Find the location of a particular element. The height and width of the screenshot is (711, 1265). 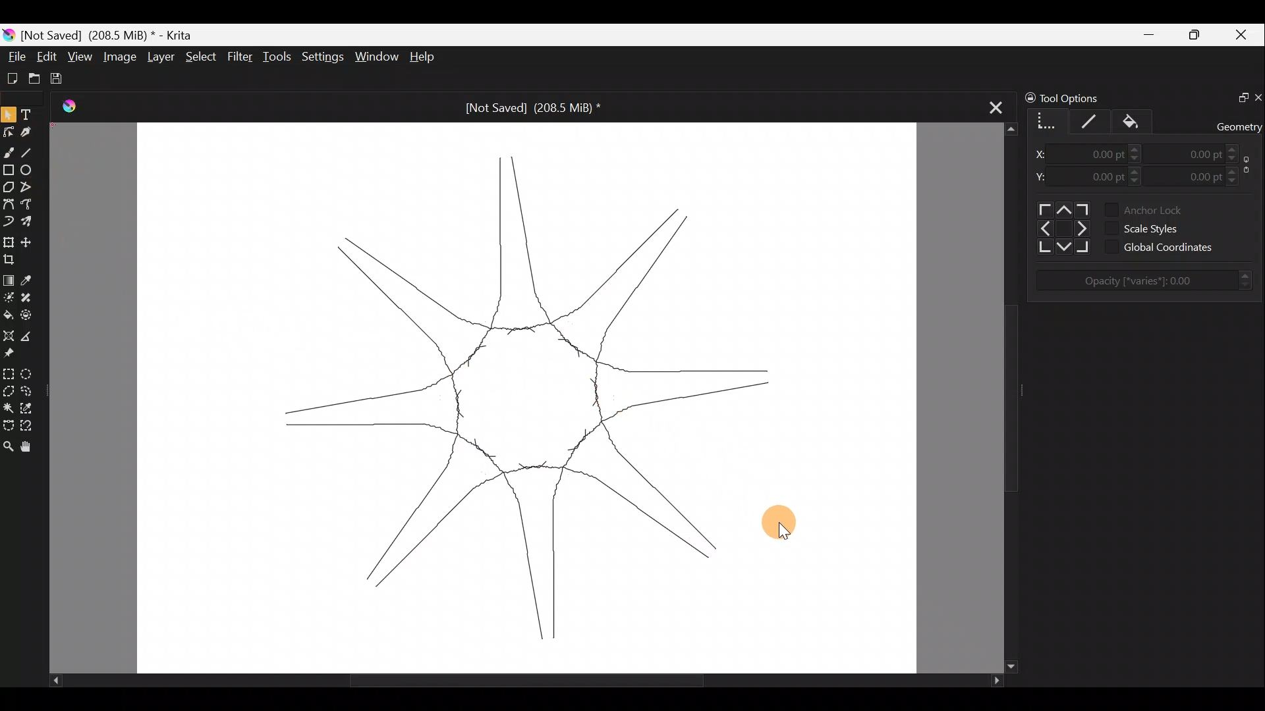

Stroke is located at coordinates (1094, 119).